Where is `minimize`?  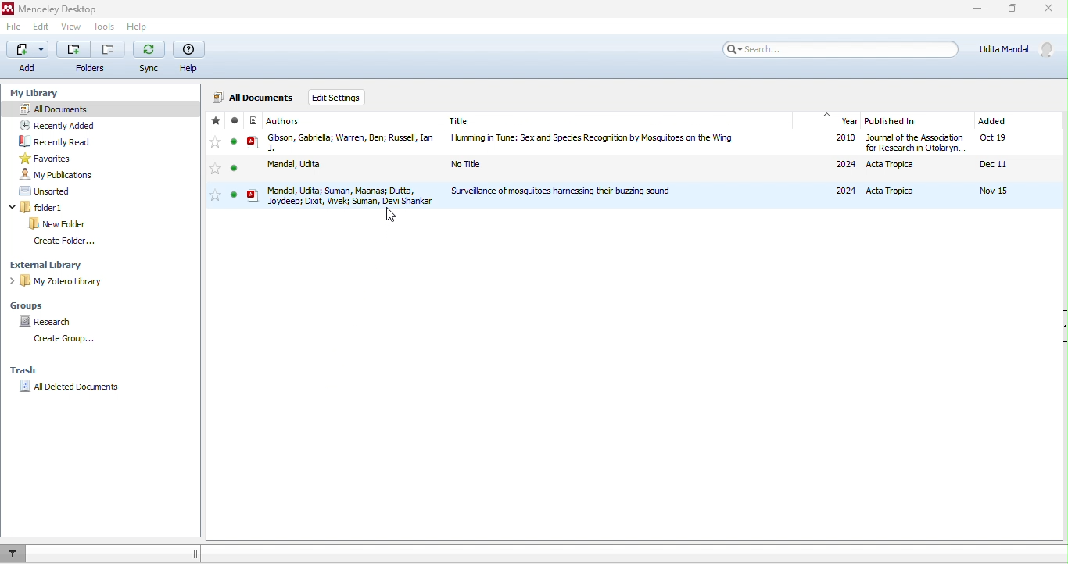 minimize is located at coordinates (979, 9).